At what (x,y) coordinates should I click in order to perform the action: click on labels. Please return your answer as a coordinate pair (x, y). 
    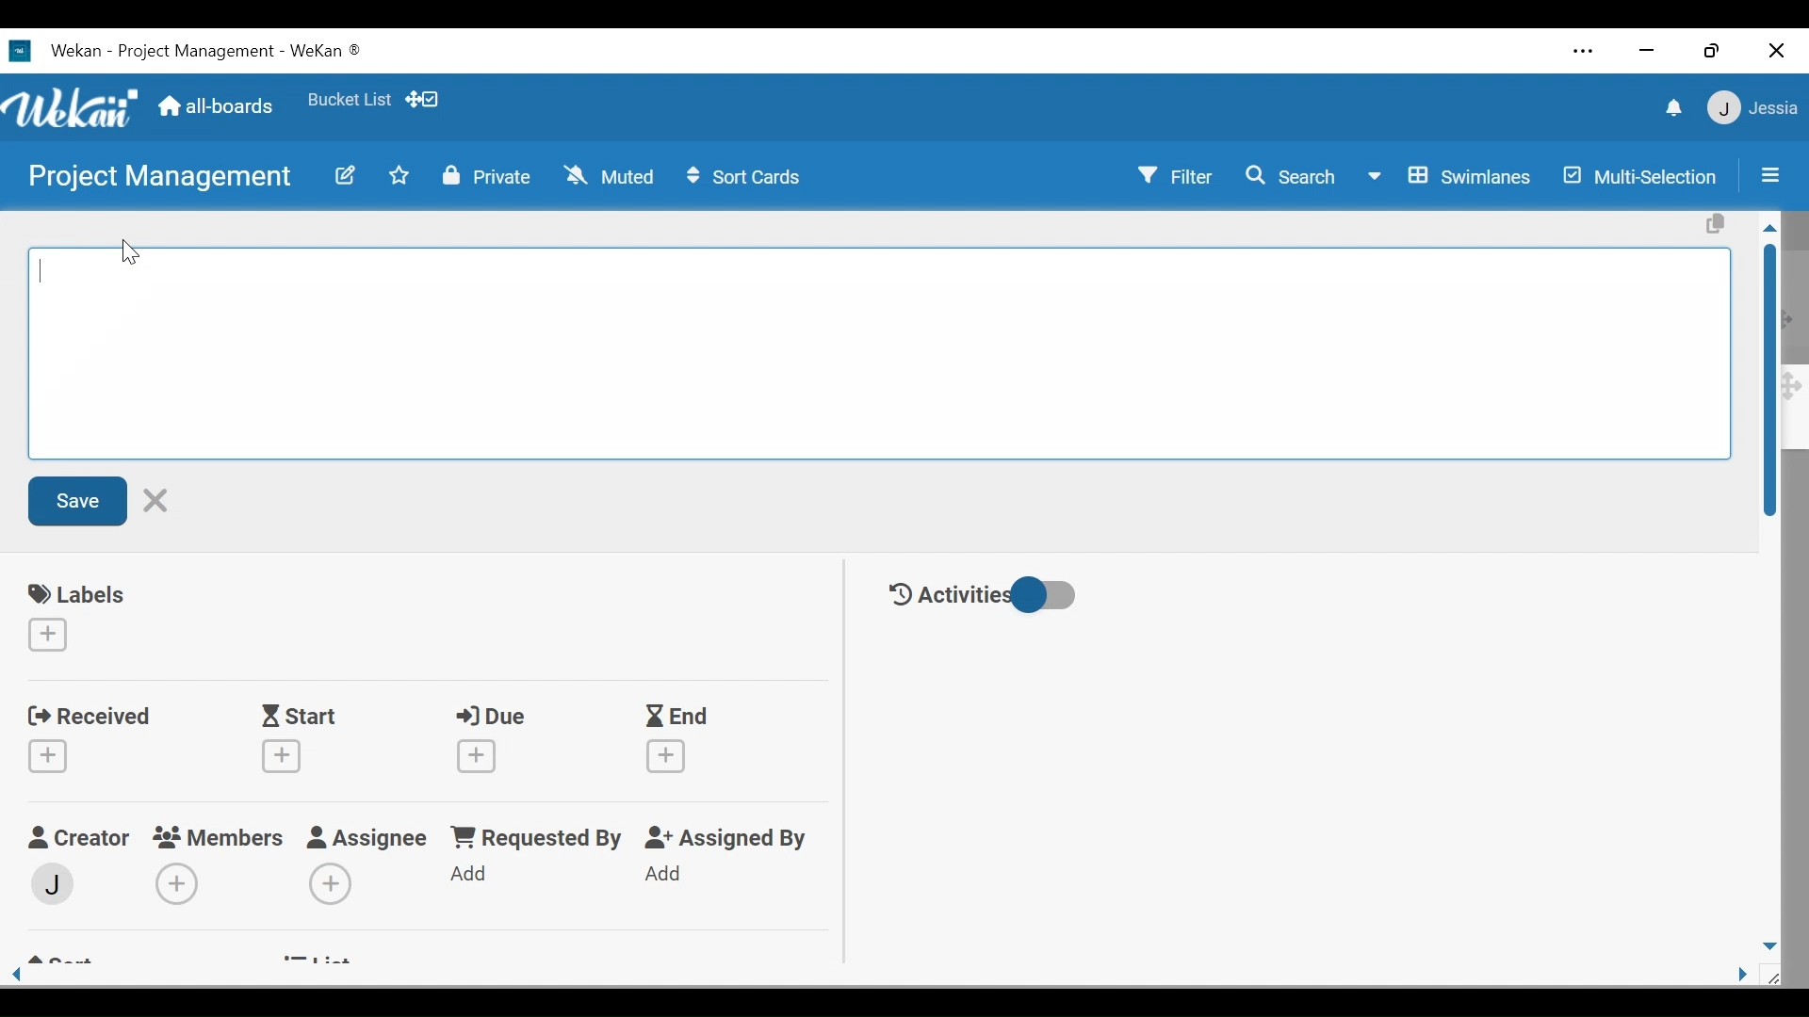
    Looking at the image, I should click on (78, 595).